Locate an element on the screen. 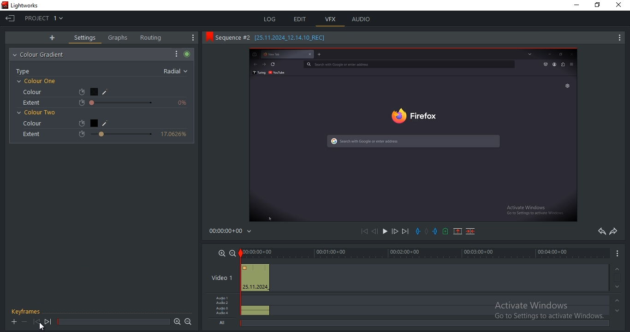  Show: Project 1 is located at coordinates (46, 18).